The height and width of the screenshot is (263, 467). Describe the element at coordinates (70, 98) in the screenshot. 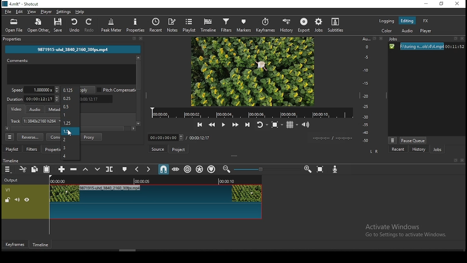

I see `0.25` at that location.